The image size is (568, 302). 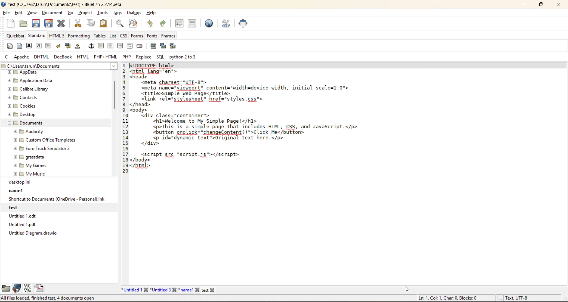 What do you see at coordinates (59, 182) in the screenshot?
I see `desktop.ini` at bounding box center [59, 182].